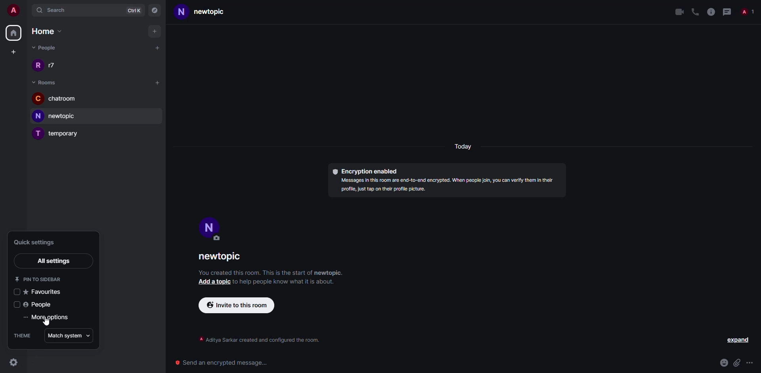 The width and height of the screenshot is (761, 373). Describe the element at coordinates (49, 316) in the screenshot. I see `more options` at that location.